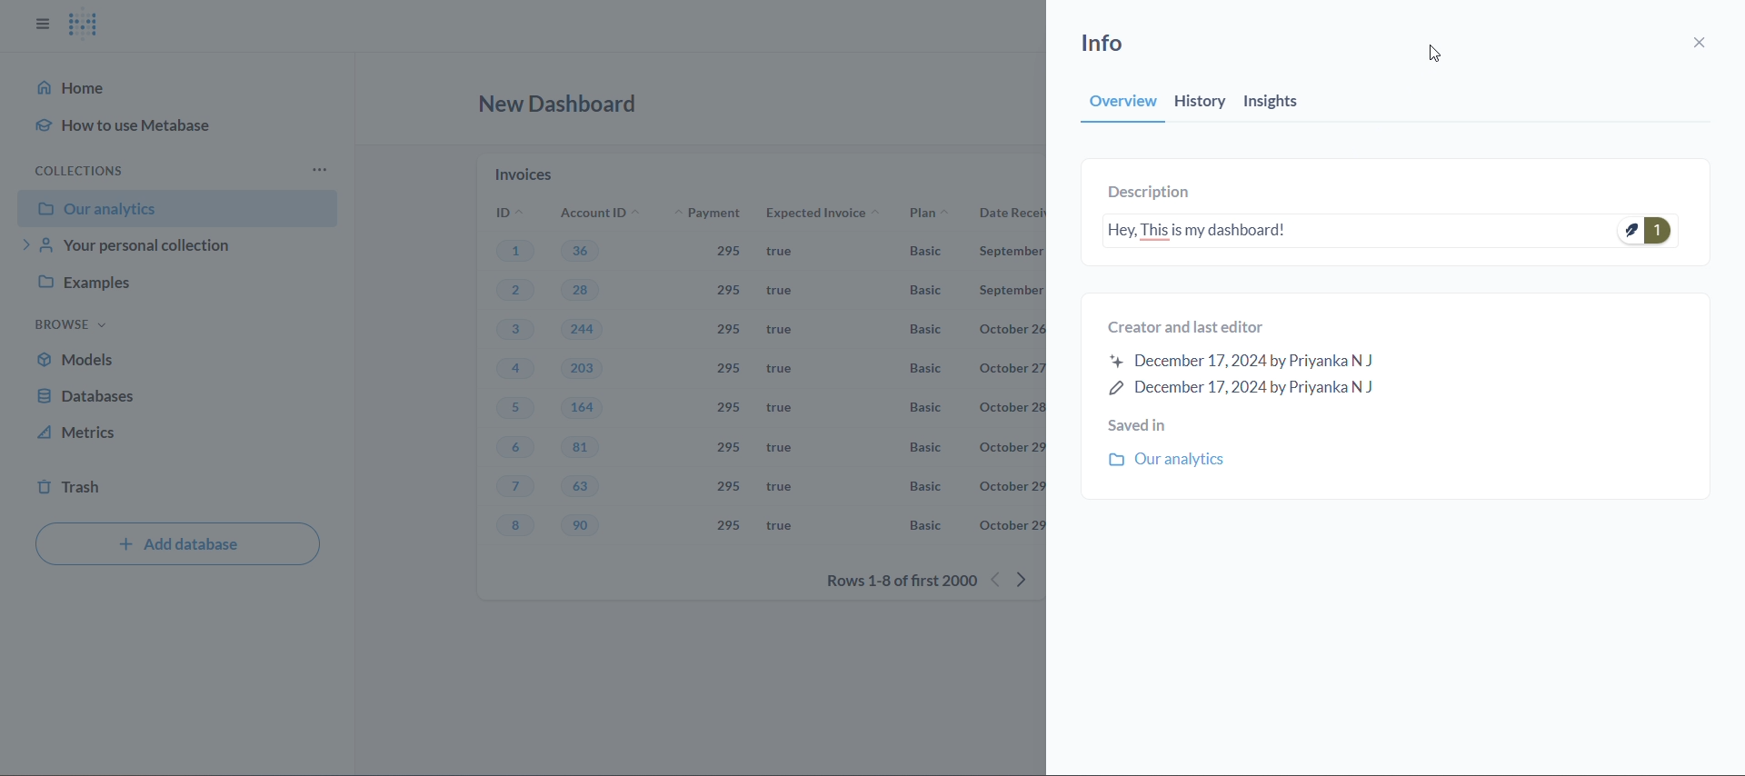 The image size is (1745, 776). What do you see at coordinates (85, 168) in the screenshot?
I see `collection` at bounding box center [85, 168].